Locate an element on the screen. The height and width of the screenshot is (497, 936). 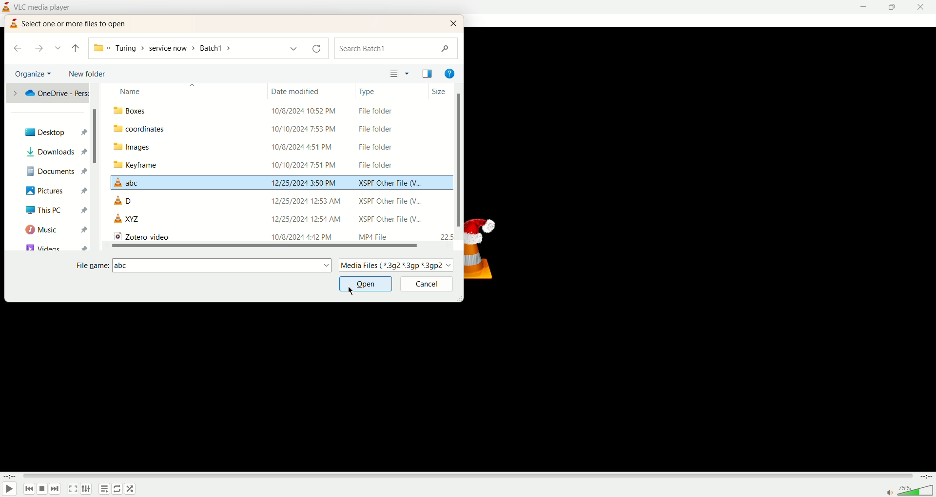
time is located at coordinates (10, 477).